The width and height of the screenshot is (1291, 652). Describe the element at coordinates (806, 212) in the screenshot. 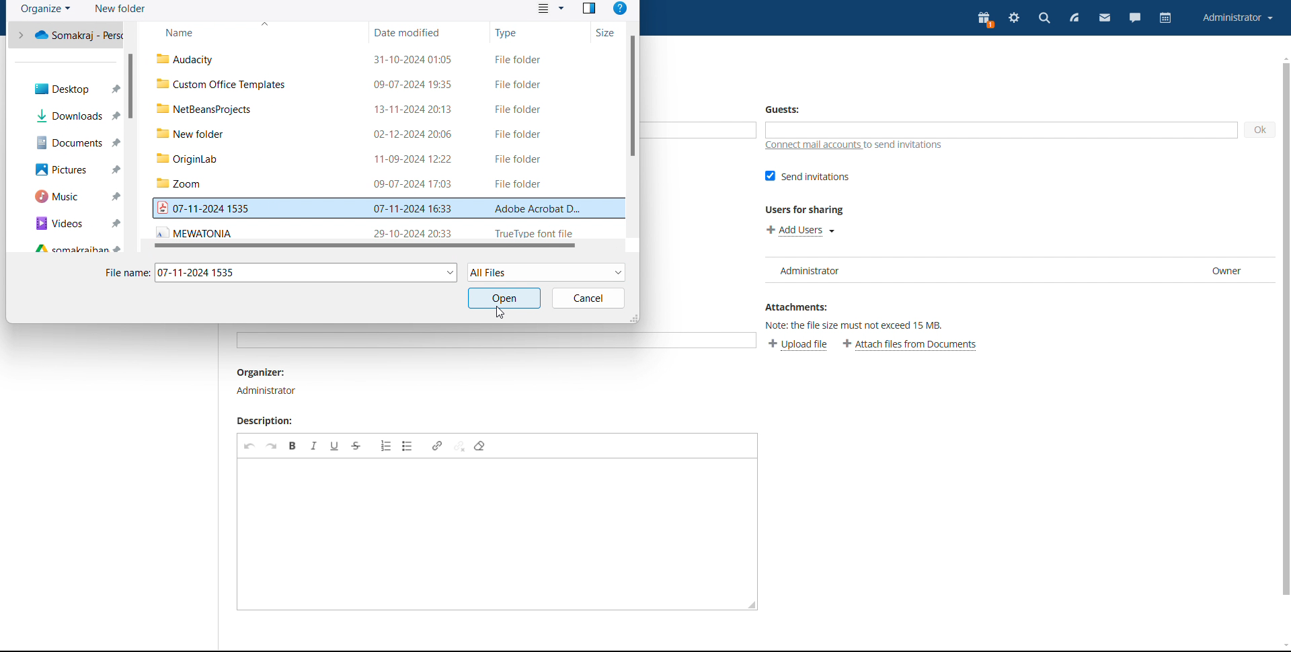

I see `users for sharing ` at that location.